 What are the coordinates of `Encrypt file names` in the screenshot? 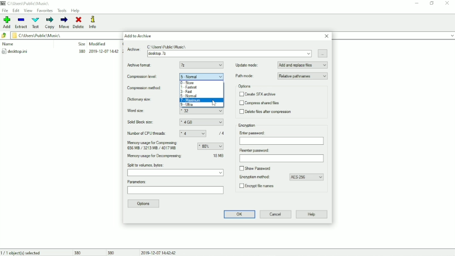 It's located at (259, 187).